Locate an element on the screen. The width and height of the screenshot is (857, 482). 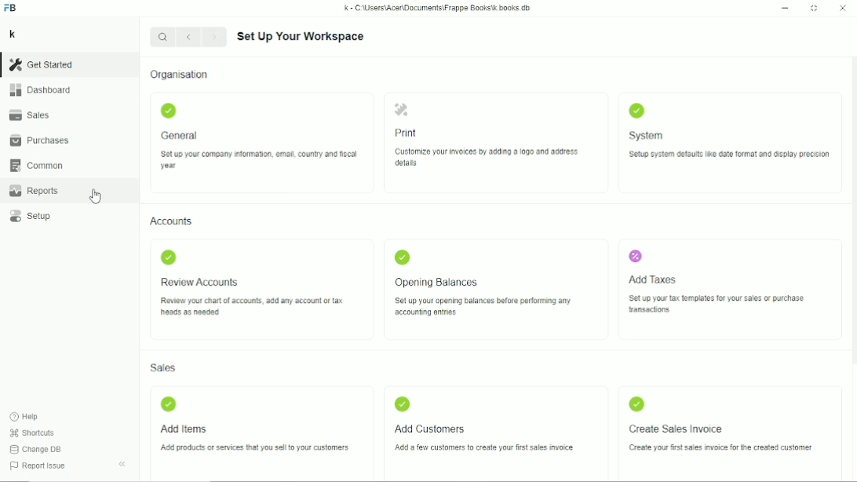
Opening balances  set up your opening balances before performing any accounting entries. is located at coordinates (482, 283).